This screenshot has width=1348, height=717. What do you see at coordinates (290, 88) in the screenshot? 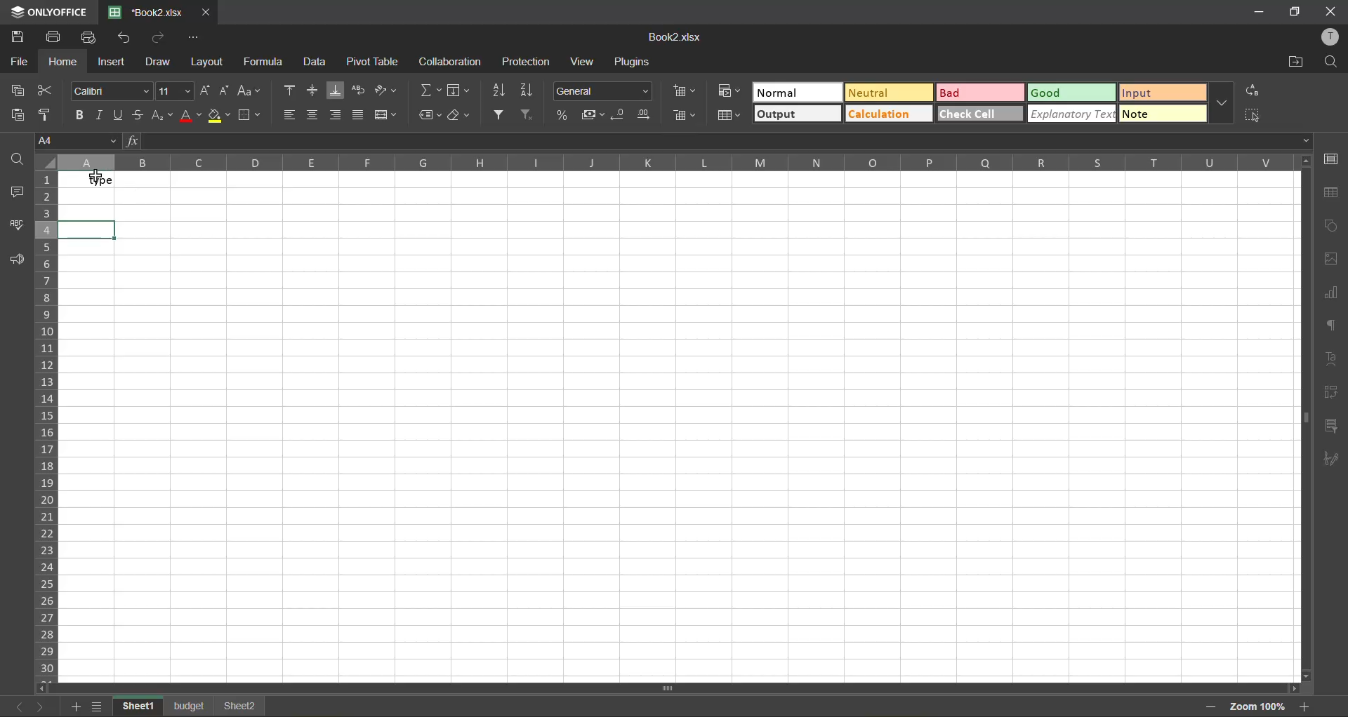
I see `align top` at bounding box center [290, 88].